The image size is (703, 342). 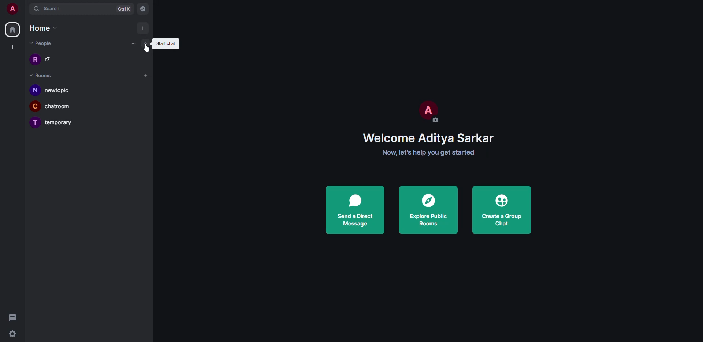 What do you see at coordinates (428, 145) in the screenshot?
I see `Welcome Aditya Sarkar
Now, let's help you get started` at bounding box center [428, 145].